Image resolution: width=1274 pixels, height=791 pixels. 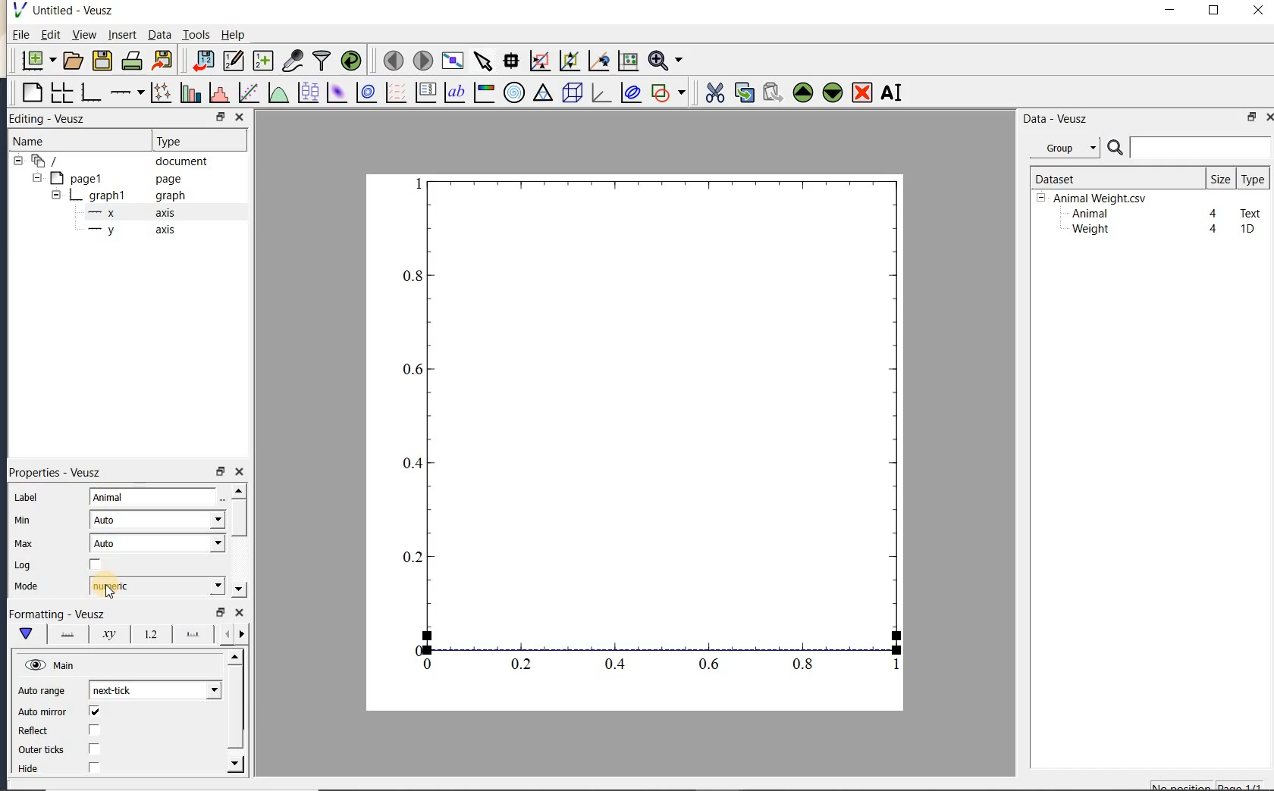 I want to click on close, so click(x=1269, y=117).